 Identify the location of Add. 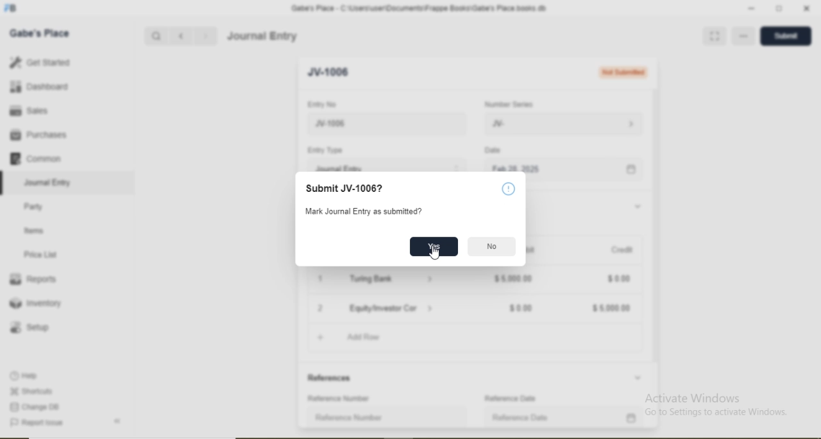
(321, 338).